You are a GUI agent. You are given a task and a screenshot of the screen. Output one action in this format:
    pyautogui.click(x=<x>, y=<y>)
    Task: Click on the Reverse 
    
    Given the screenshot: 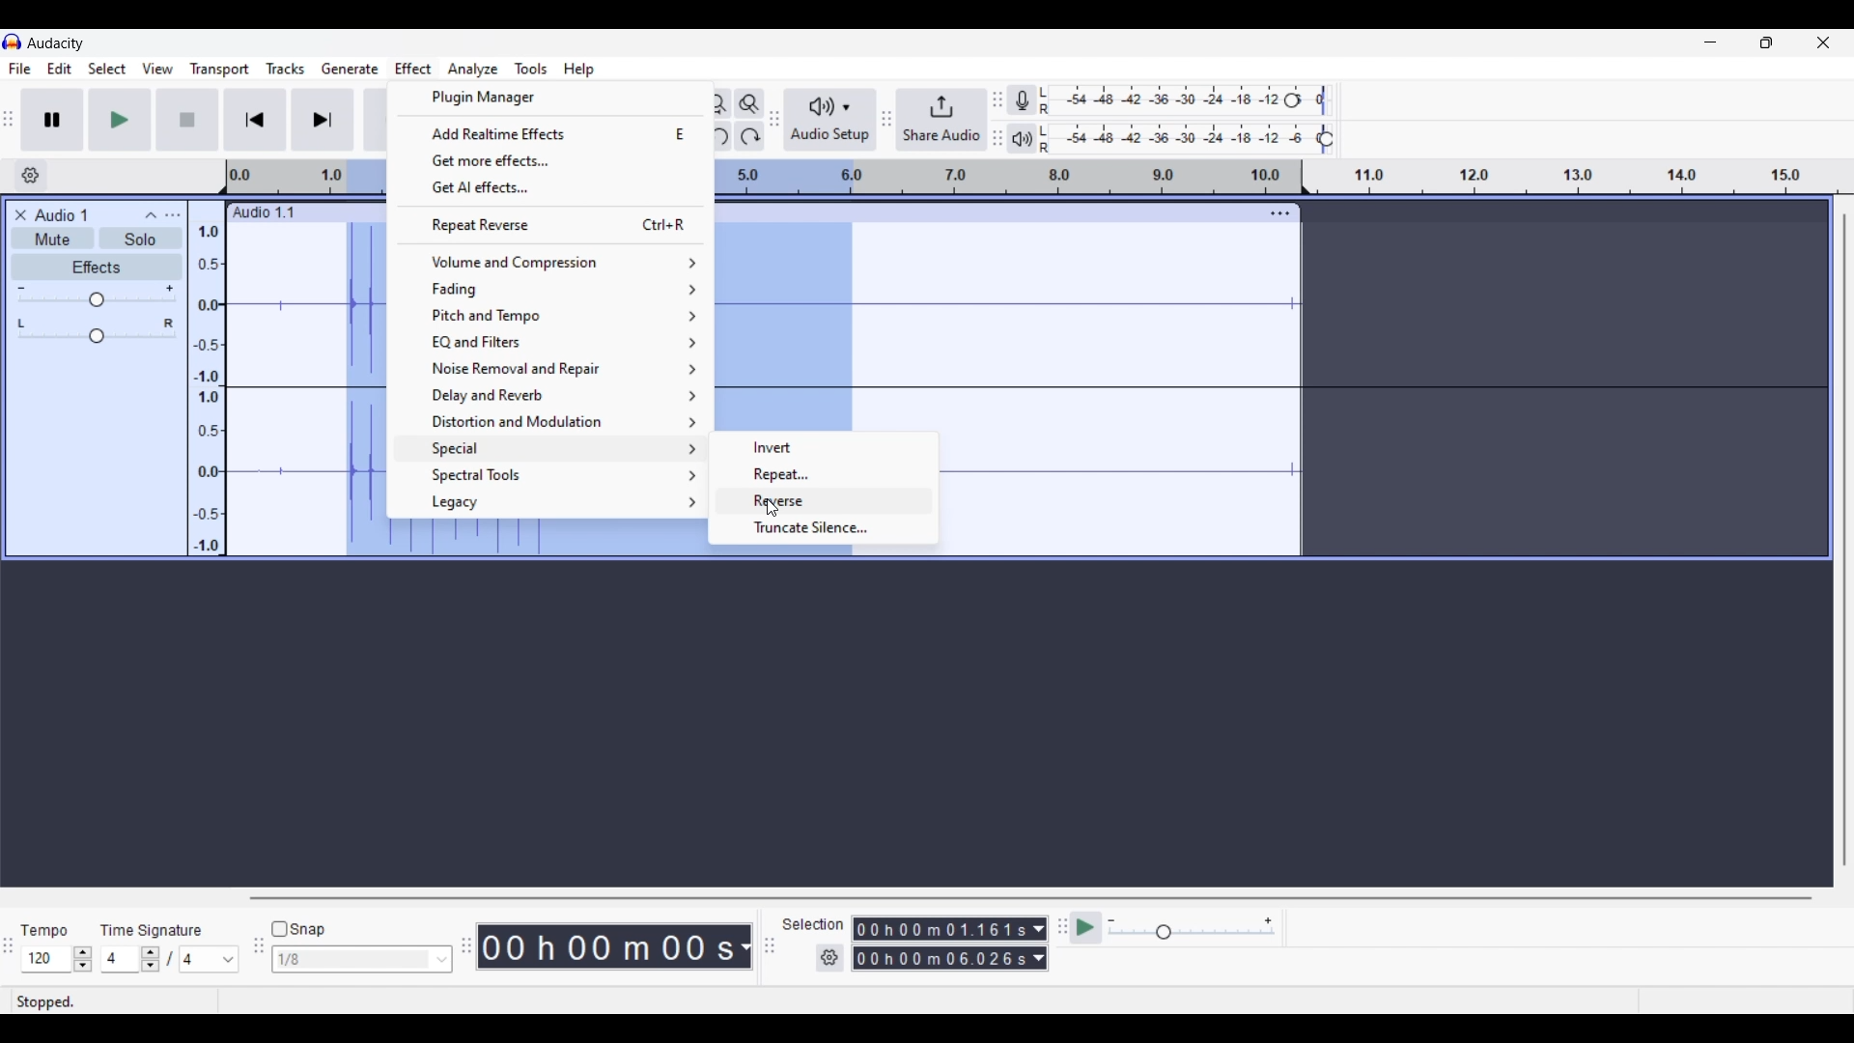 What is the action you would take?
    pyautogui.click(x=856, y=501)
    